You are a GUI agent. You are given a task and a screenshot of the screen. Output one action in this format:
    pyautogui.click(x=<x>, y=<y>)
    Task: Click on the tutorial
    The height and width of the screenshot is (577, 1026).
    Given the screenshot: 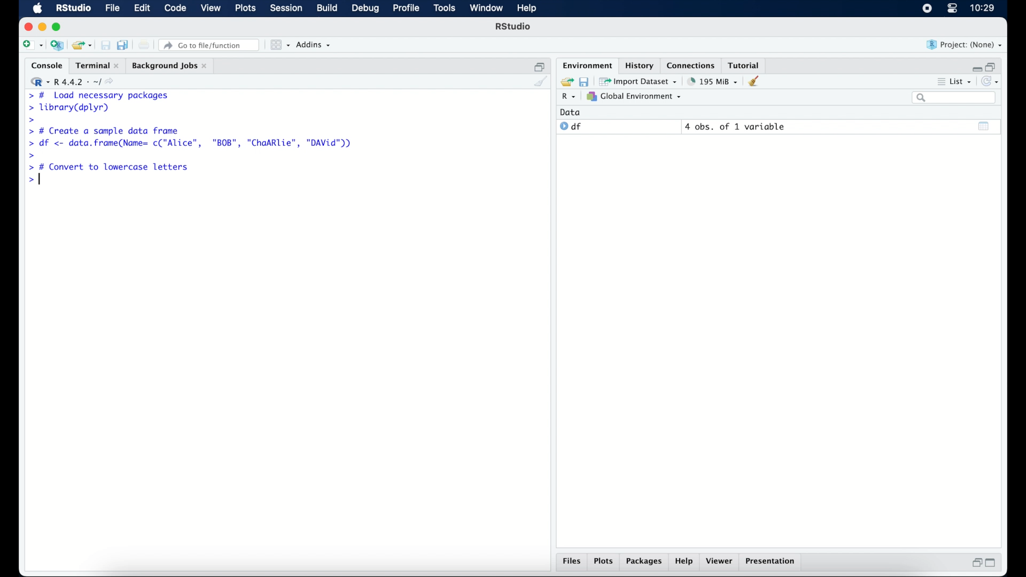 What is the action you would take?
    pyautogui.click(x=746, y=65)
    